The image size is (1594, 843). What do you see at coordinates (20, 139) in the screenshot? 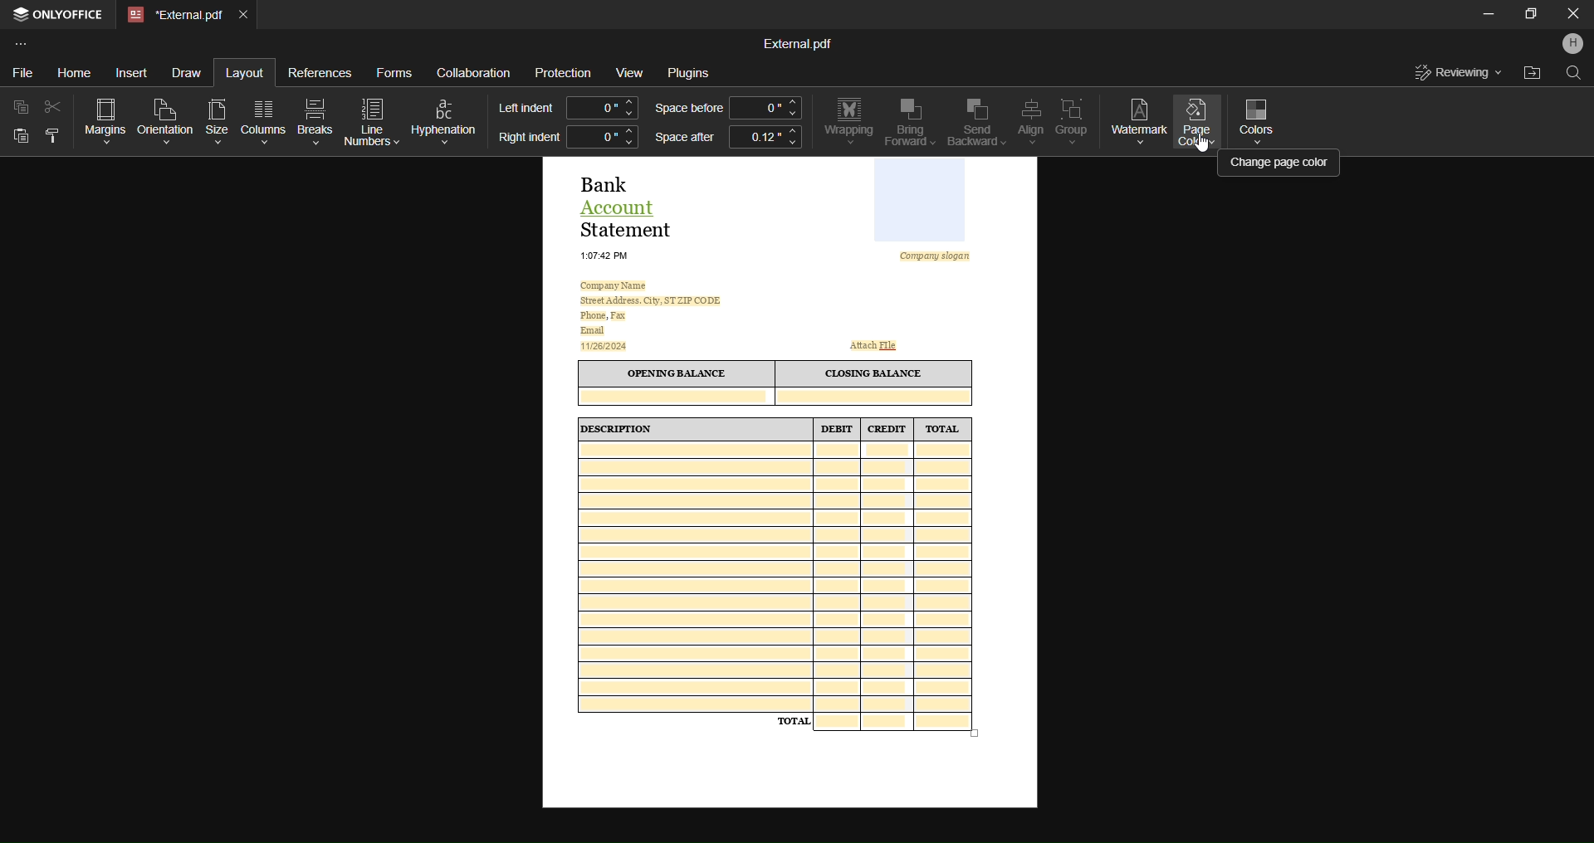
I see `Paste` at bounding box center [20, 139].